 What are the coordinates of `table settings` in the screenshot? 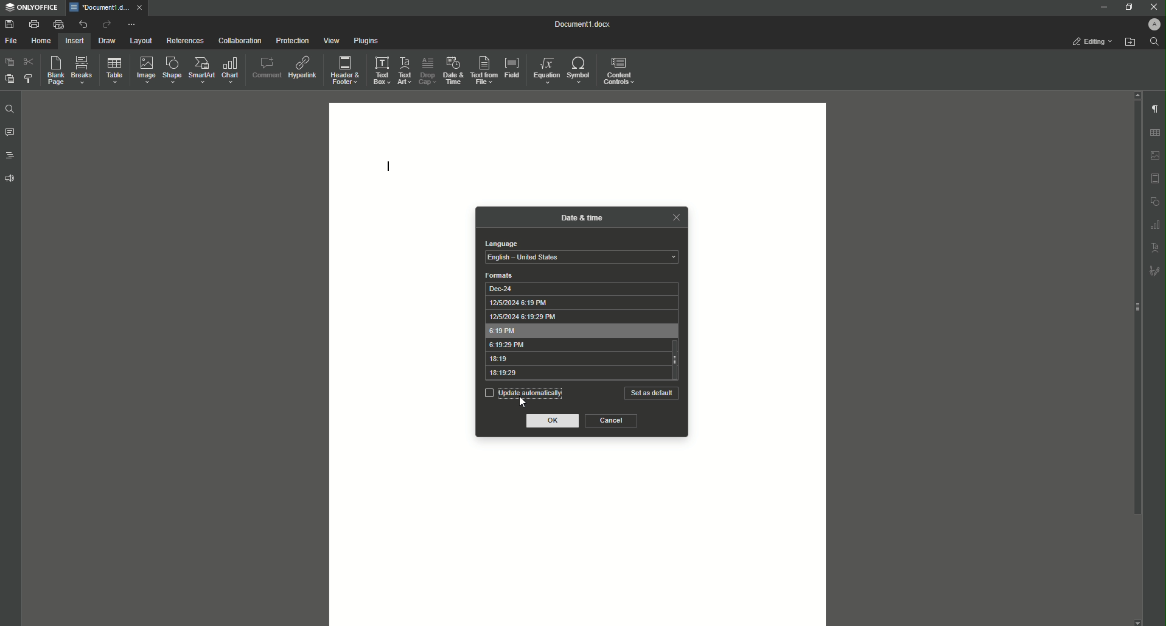 It's located at (1154, 133).